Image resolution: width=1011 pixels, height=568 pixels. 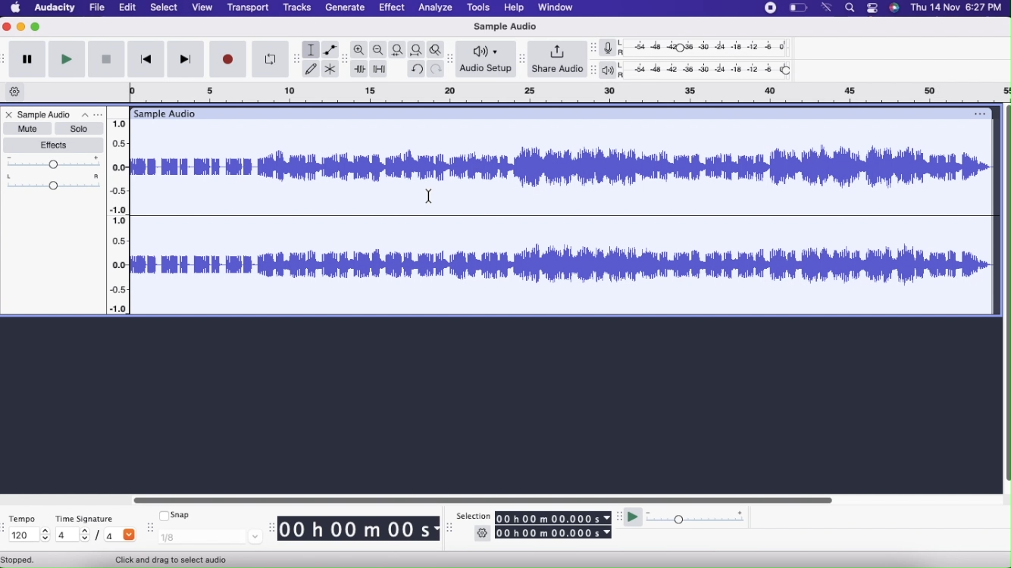 What do you see at coordinates (797, 8) in the screenshot?
I see `Battery` at bounding box center [797, 8].